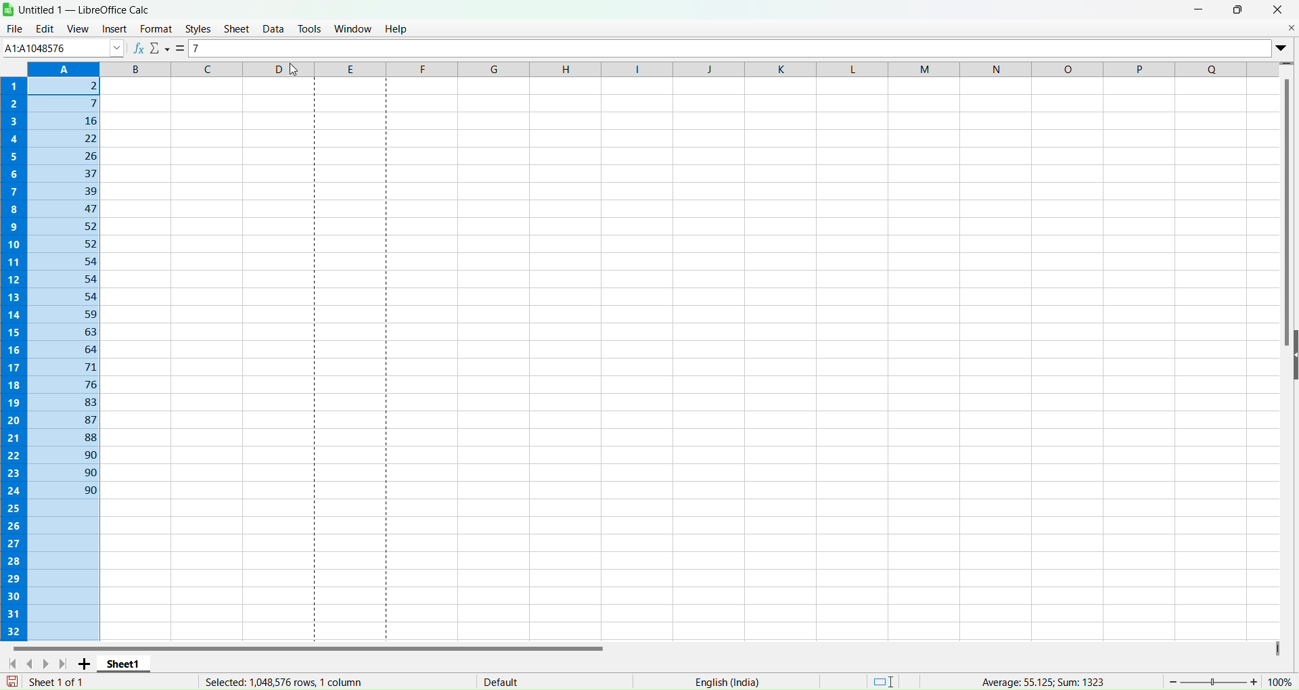 This screenshot has width=1299, height=690. What do you see at coordinates (87, 664) in the screenshot?
I see `Add` at bounding box center [87, 664].